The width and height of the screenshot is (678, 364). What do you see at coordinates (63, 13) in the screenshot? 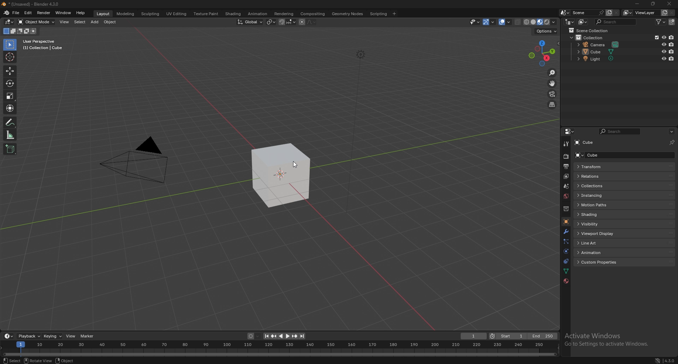
I see `window` at bounding box center [63, 13].